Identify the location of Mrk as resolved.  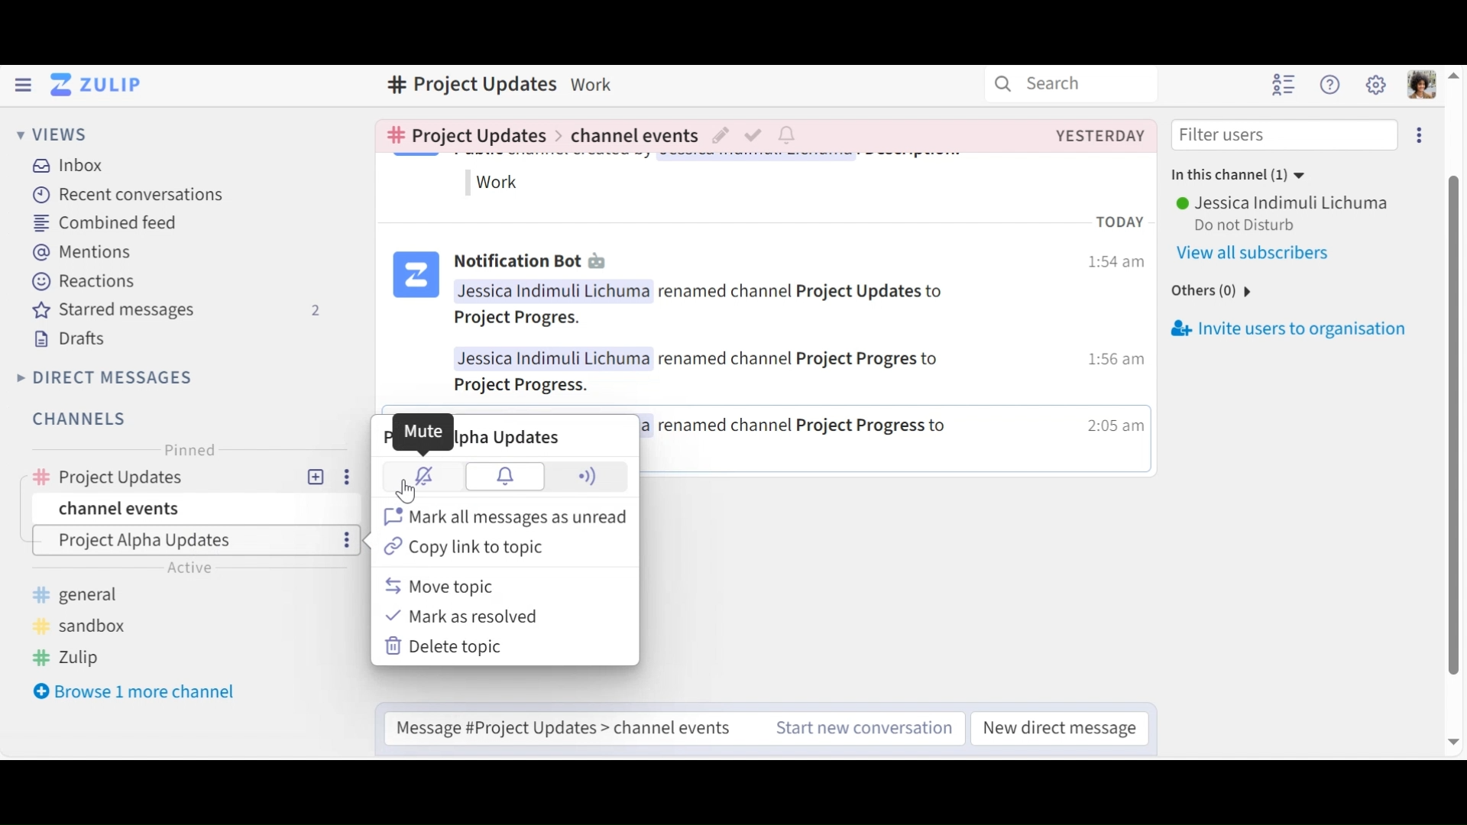
(467, 616).